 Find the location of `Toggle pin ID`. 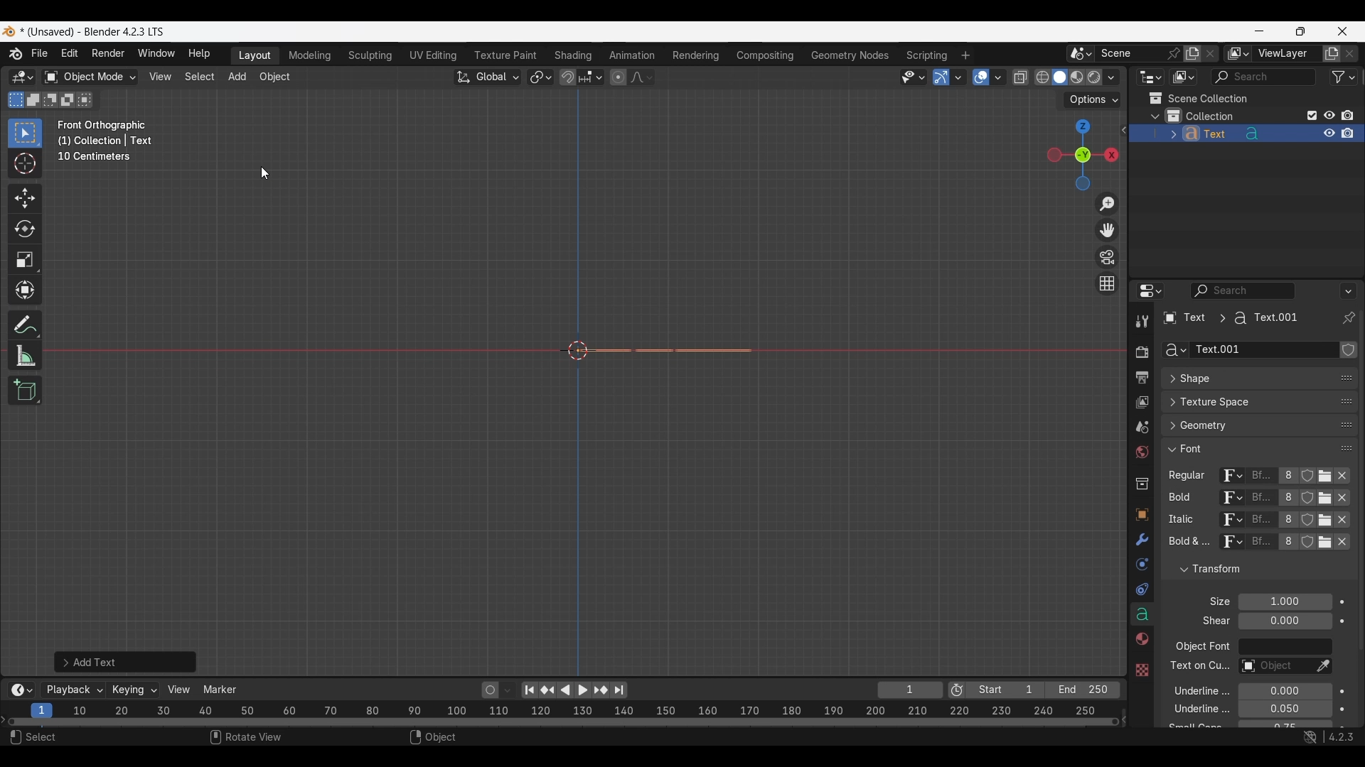

Toggle pin ID is located at coordinates (1348, 318).